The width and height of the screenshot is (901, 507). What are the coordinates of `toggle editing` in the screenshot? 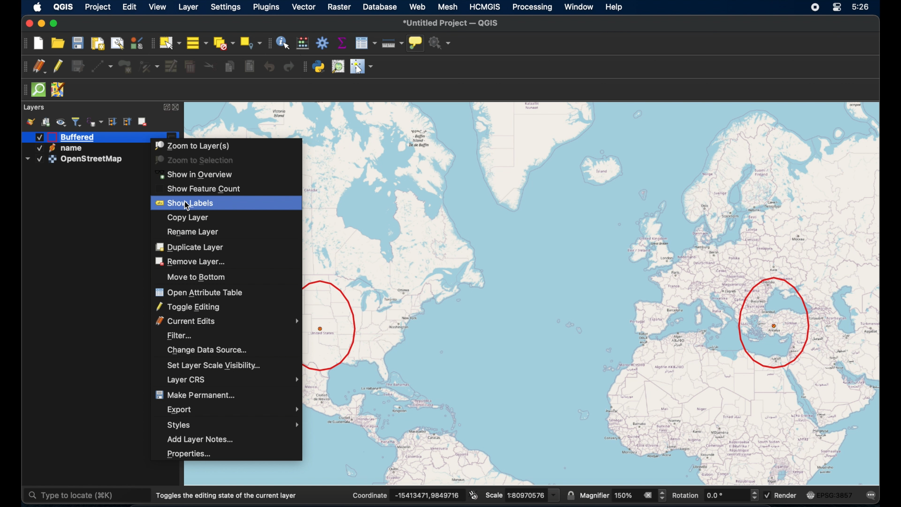 It's located at (59, 66).